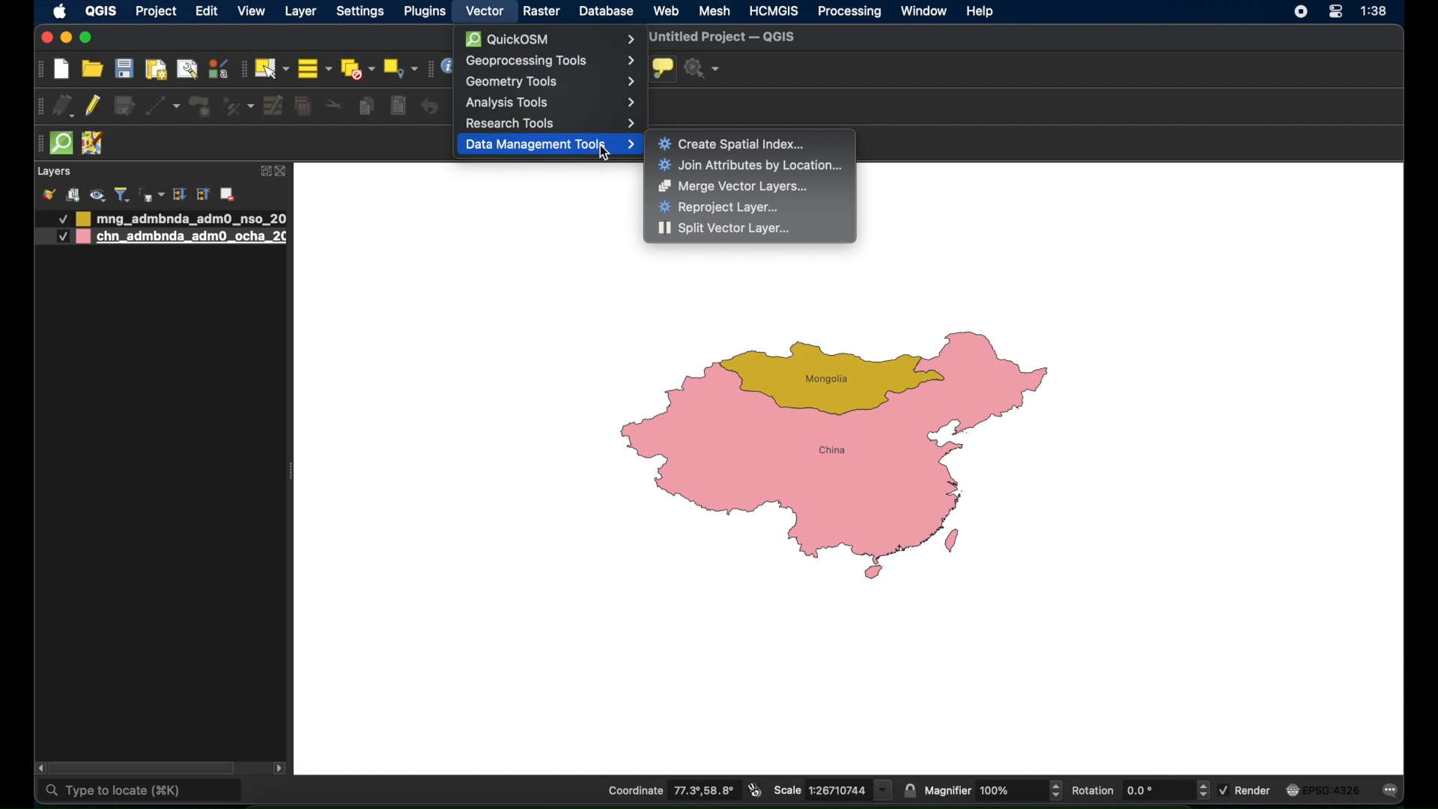  What do you see at coordinates (994, 791) in the screenshot?
I see `magnifier` at bounding box center [994, 791].